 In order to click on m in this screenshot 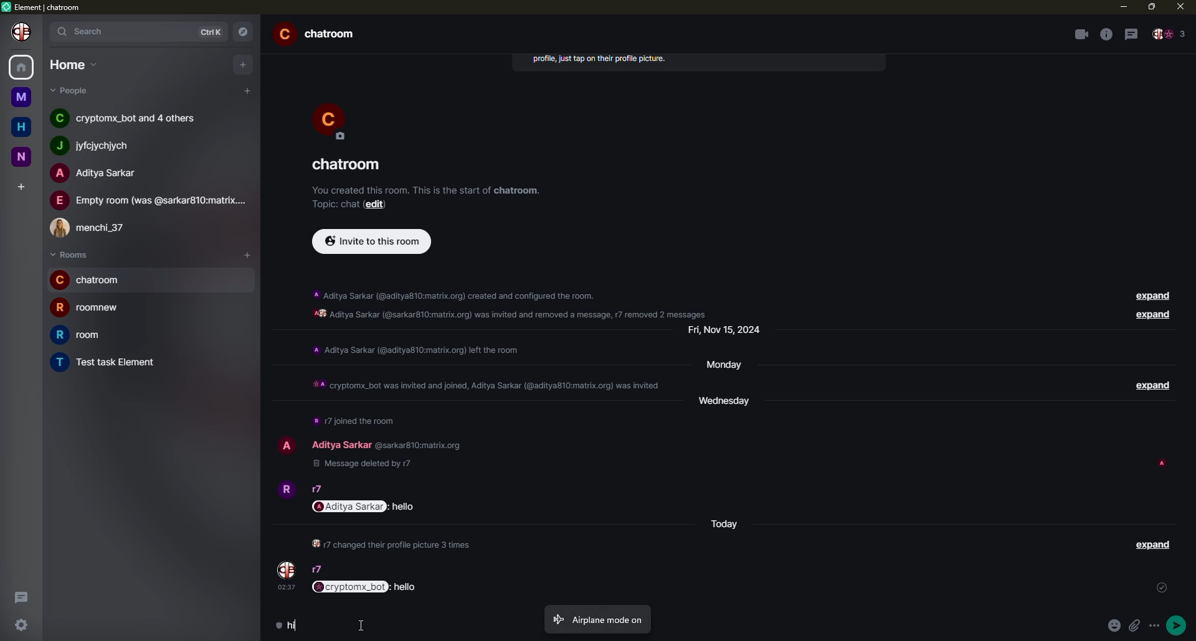, I will do `click(22, 96)`.